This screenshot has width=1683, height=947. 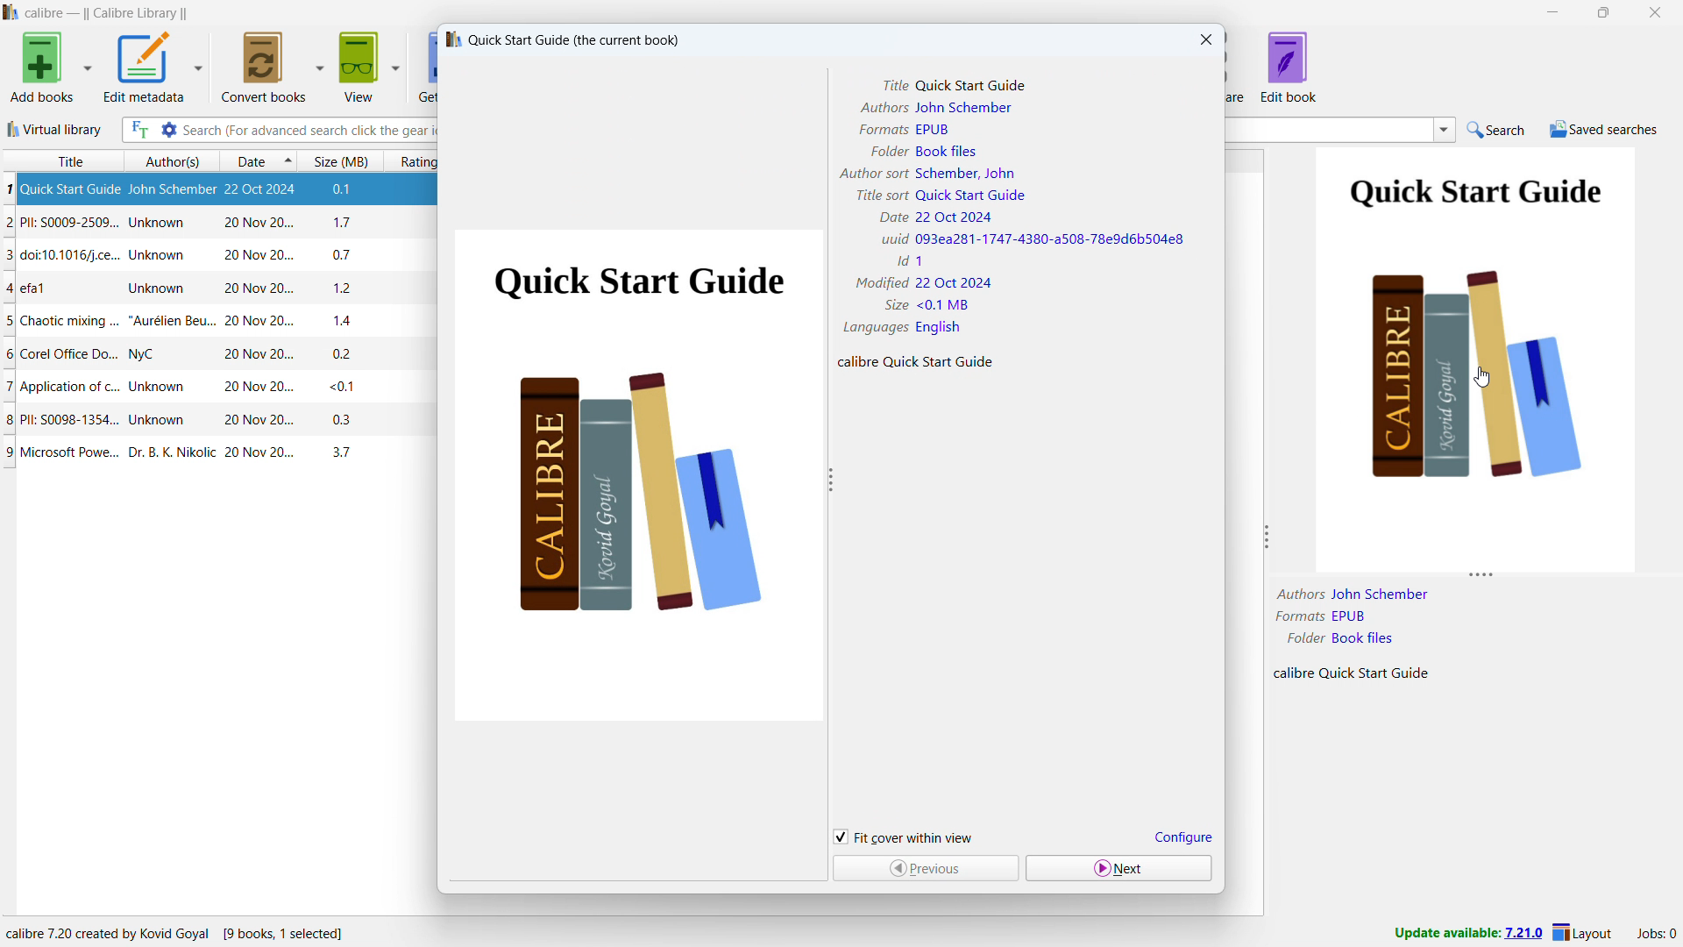 What do you see at coordinates (339, 387) in the screenshot?
I see `<0.1` at bounding box center [339, 387].